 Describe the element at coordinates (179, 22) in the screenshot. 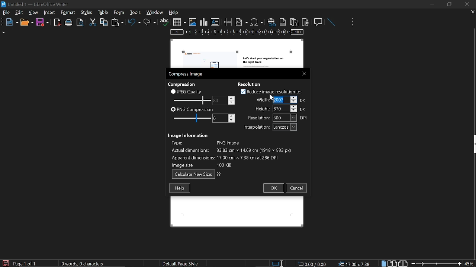

I see `insert table` at that location.